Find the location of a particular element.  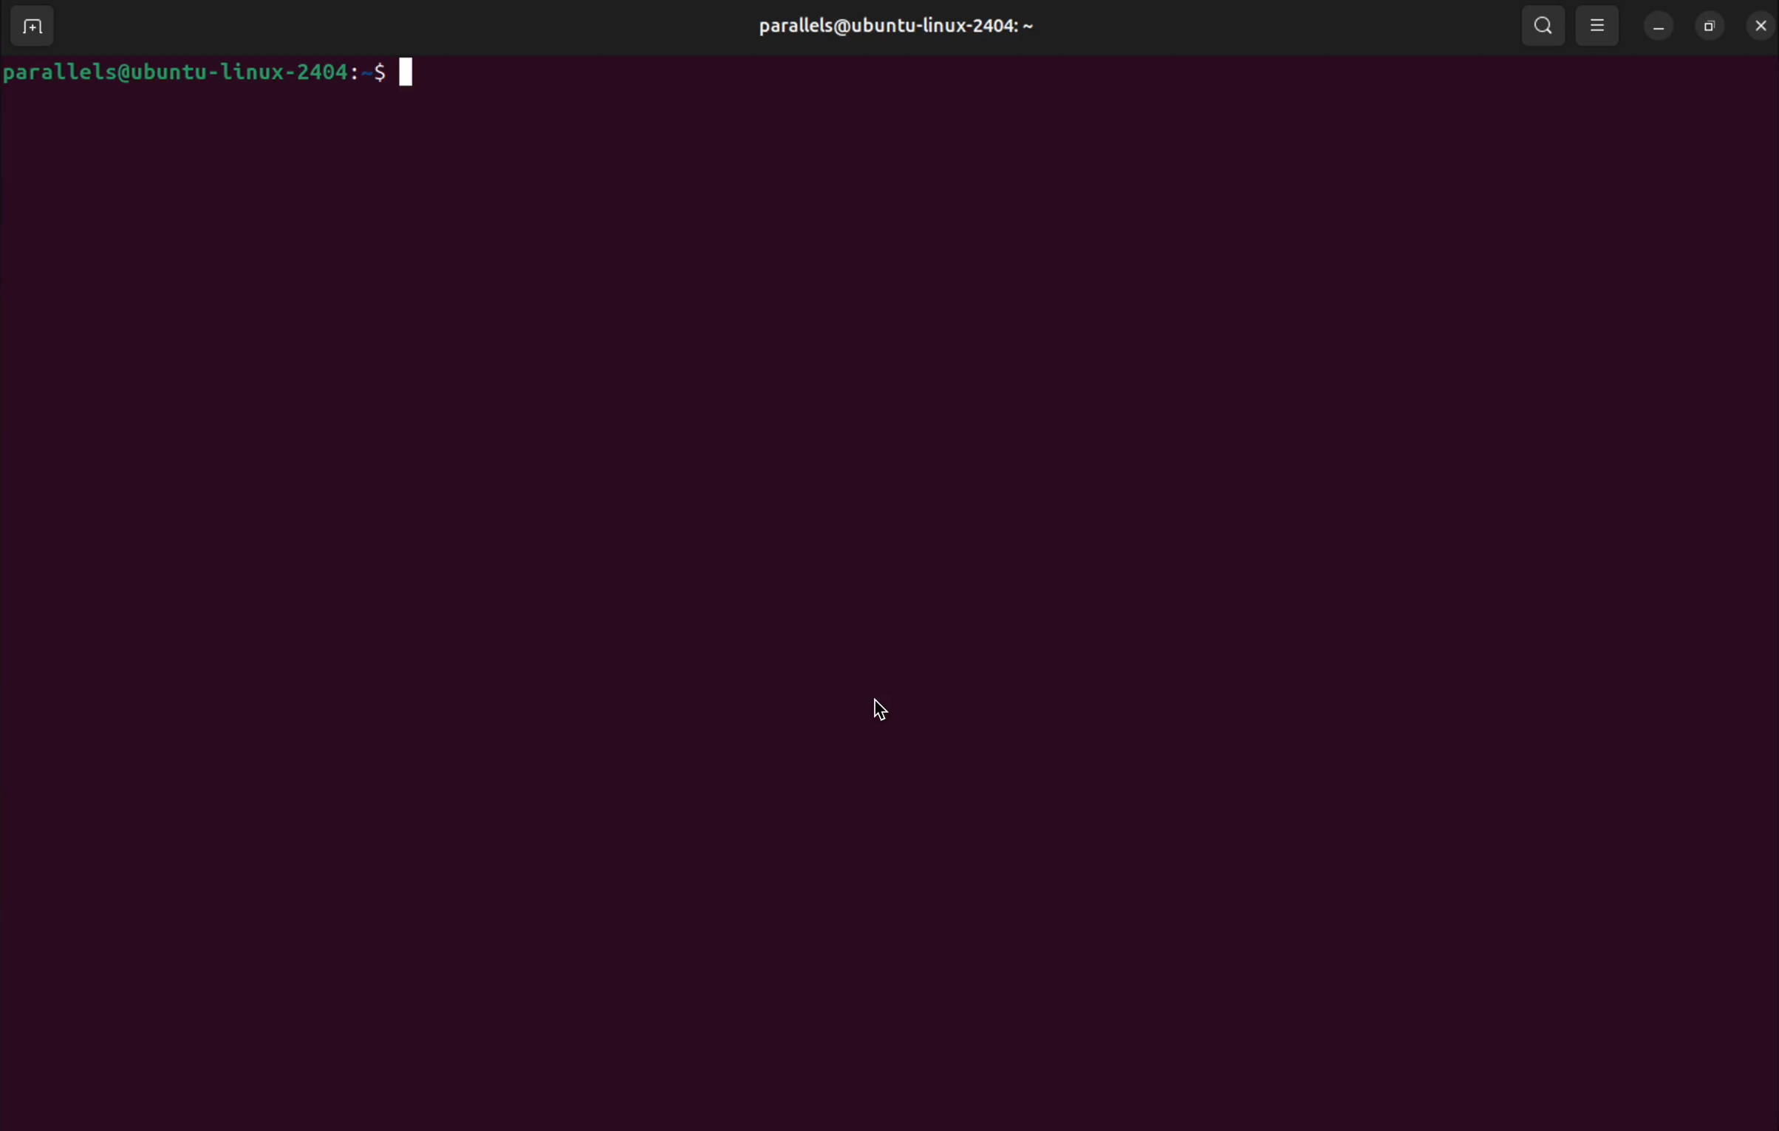

close is located at coordinates (1758, 22).